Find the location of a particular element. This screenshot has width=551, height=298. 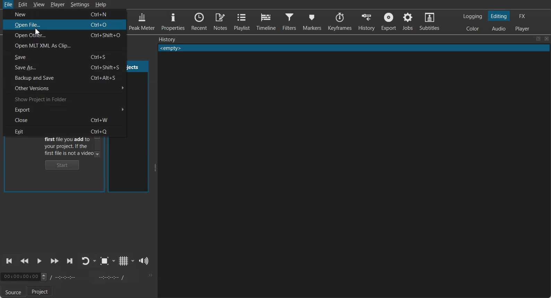

scroll down is located at coordinates (98, 154).